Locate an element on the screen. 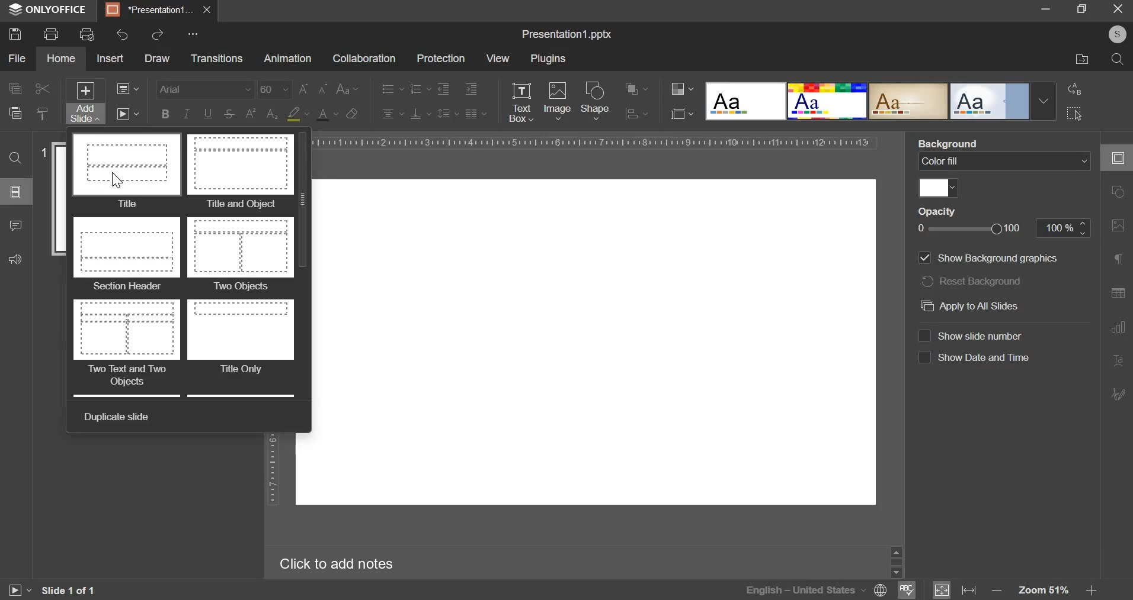  view is located at coordinates (497, 58).